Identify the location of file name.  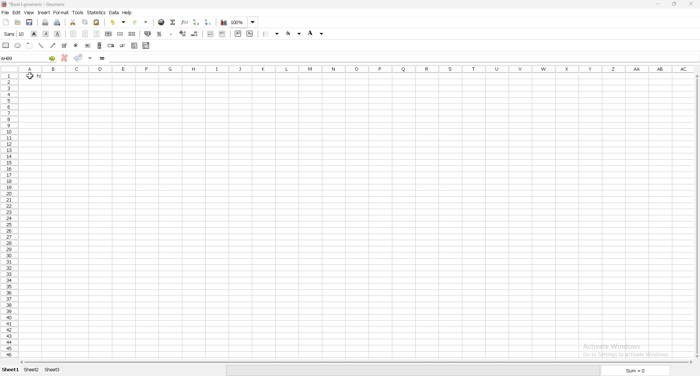
(35, 4).